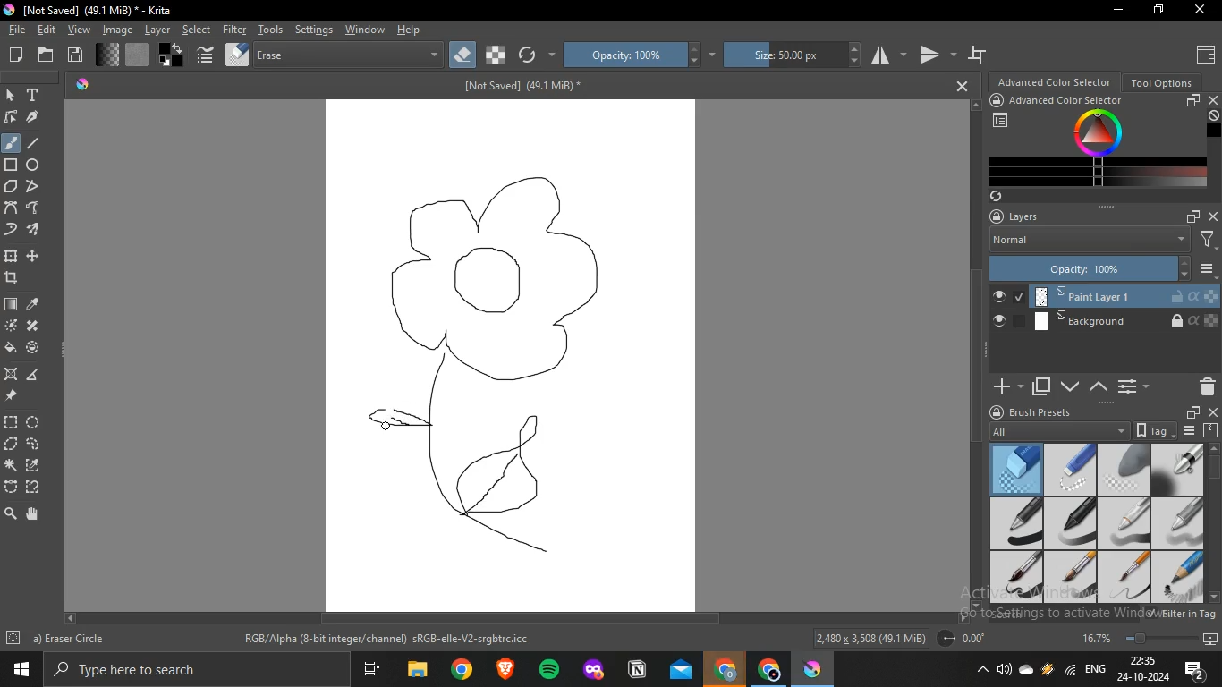 The height and width of the screenshot is (687, 1222). What do you see at coordinates (109, 55) in the screenshot?
I see `fill gradients` at bounding box center [109, 55].